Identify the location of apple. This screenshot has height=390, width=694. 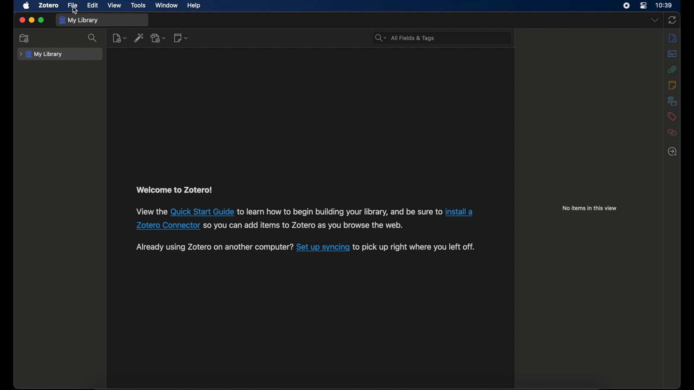
(26, 6).